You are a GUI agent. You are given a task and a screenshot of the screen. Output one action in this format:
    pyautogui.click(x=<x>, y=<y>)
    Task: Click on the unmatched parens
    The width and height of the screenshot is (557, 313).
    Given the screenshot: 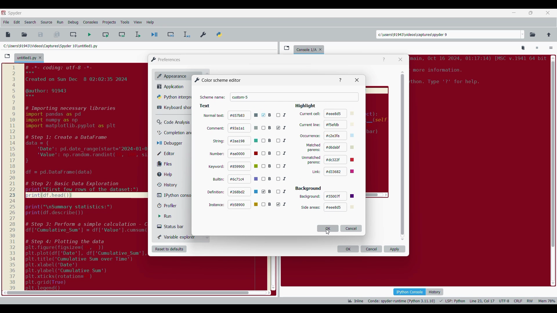 What is the action you would take?
    pyautogui.click(x=311, y=160)
    